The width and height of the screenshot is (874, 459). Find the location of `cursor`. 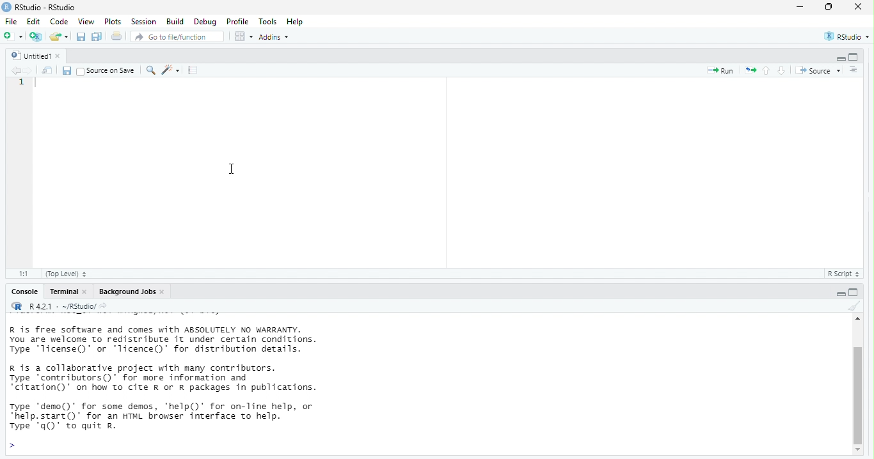

cursor is located at coordinates (234, 167).